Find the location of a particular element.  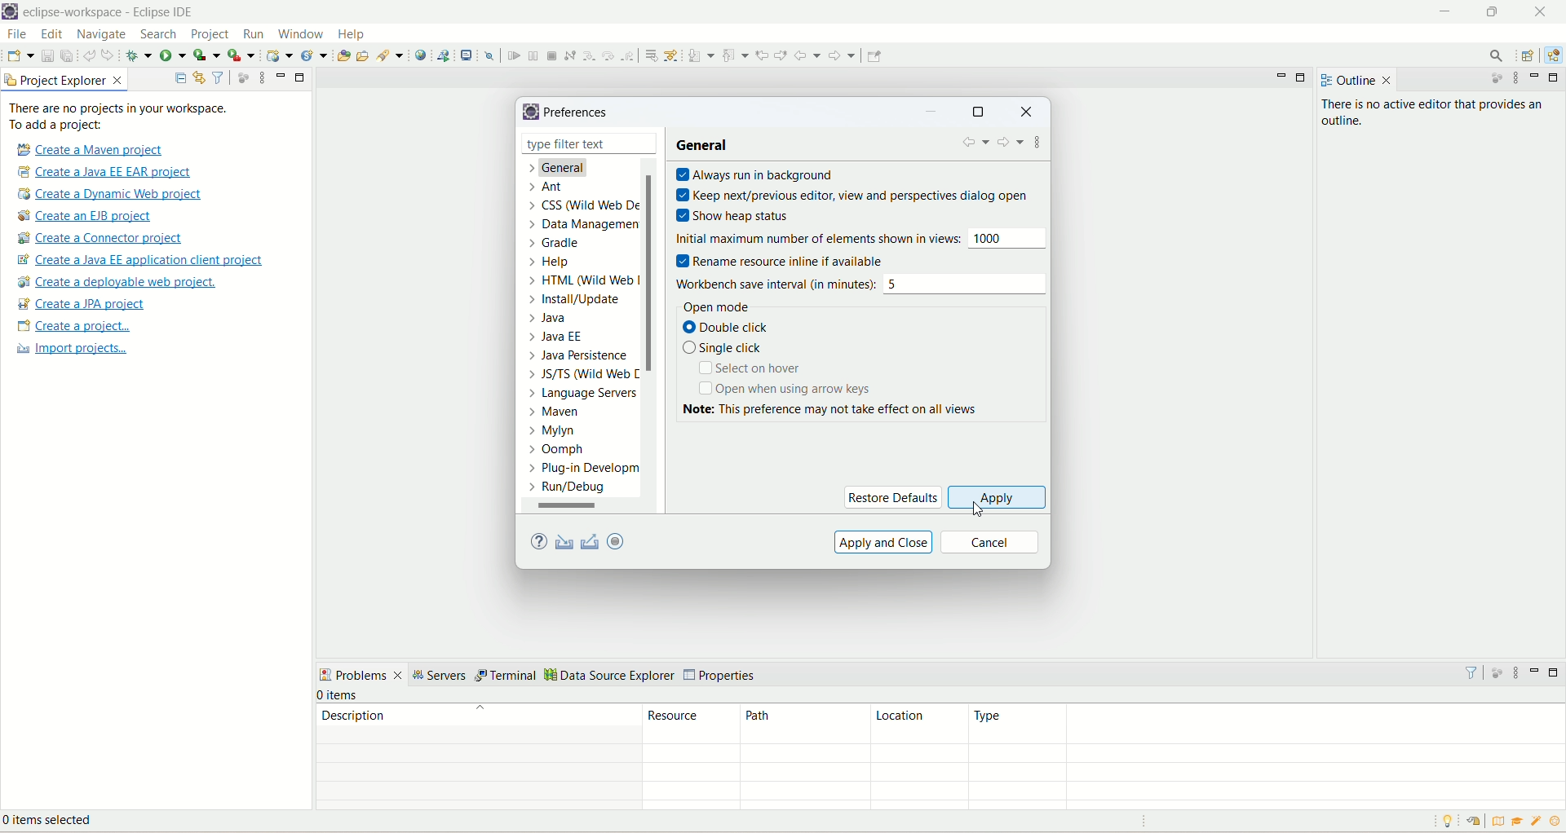

terminate is located at coordinates (554, 55).